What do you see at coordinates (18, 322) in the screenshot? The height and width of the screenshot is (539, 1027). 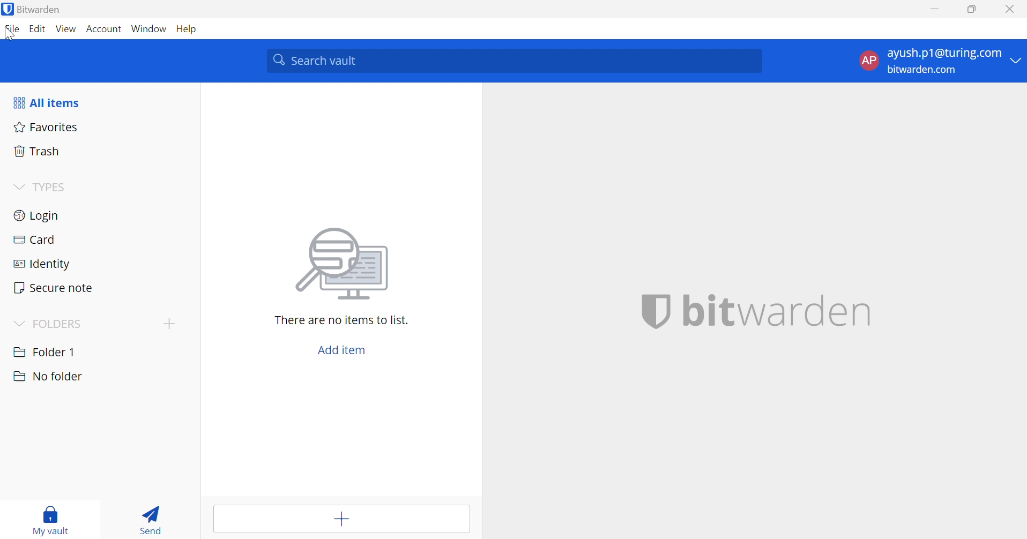 I see `Drop Down` at bounding box center [18, 322].